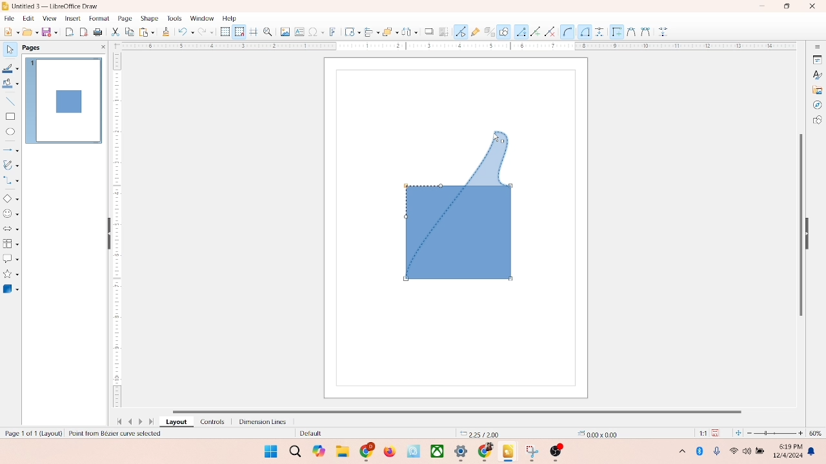 The width and height of the screenshot is (826, 464). I want to click on pages, so click(30, 46).